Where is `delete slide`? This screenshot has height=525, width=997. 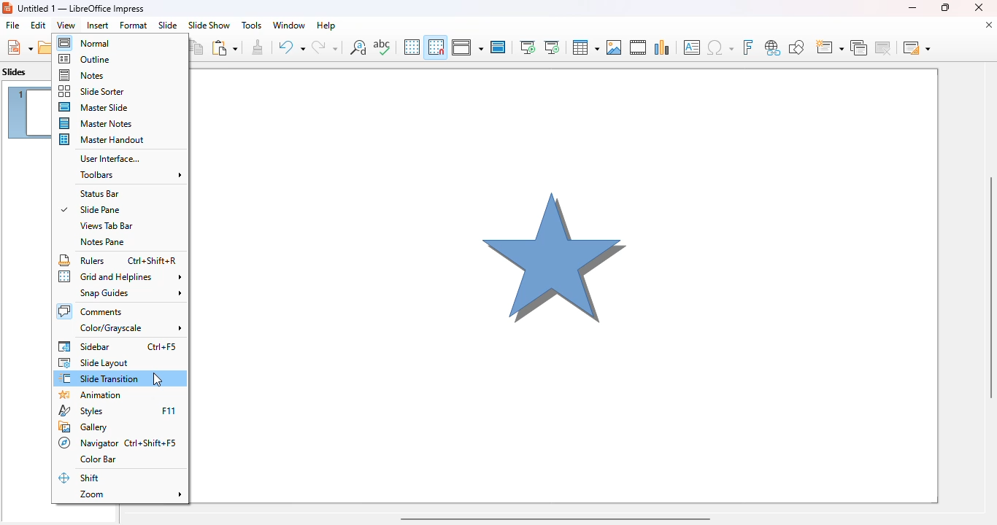
delete slide is located at coordinates (884, 47).